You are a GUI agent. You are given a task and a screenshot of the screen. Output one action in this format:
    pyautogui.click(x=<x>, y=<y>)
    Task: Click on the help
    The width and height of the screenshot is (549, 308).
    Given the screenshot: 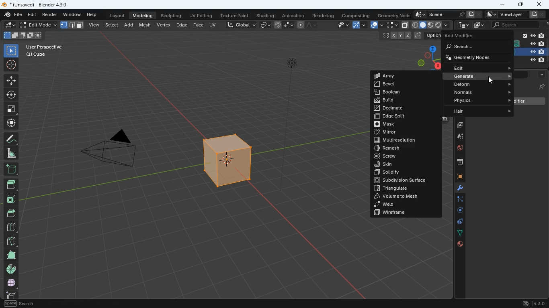 What is the action you would take?
    pyautogui.click(x=91, y=15)
    